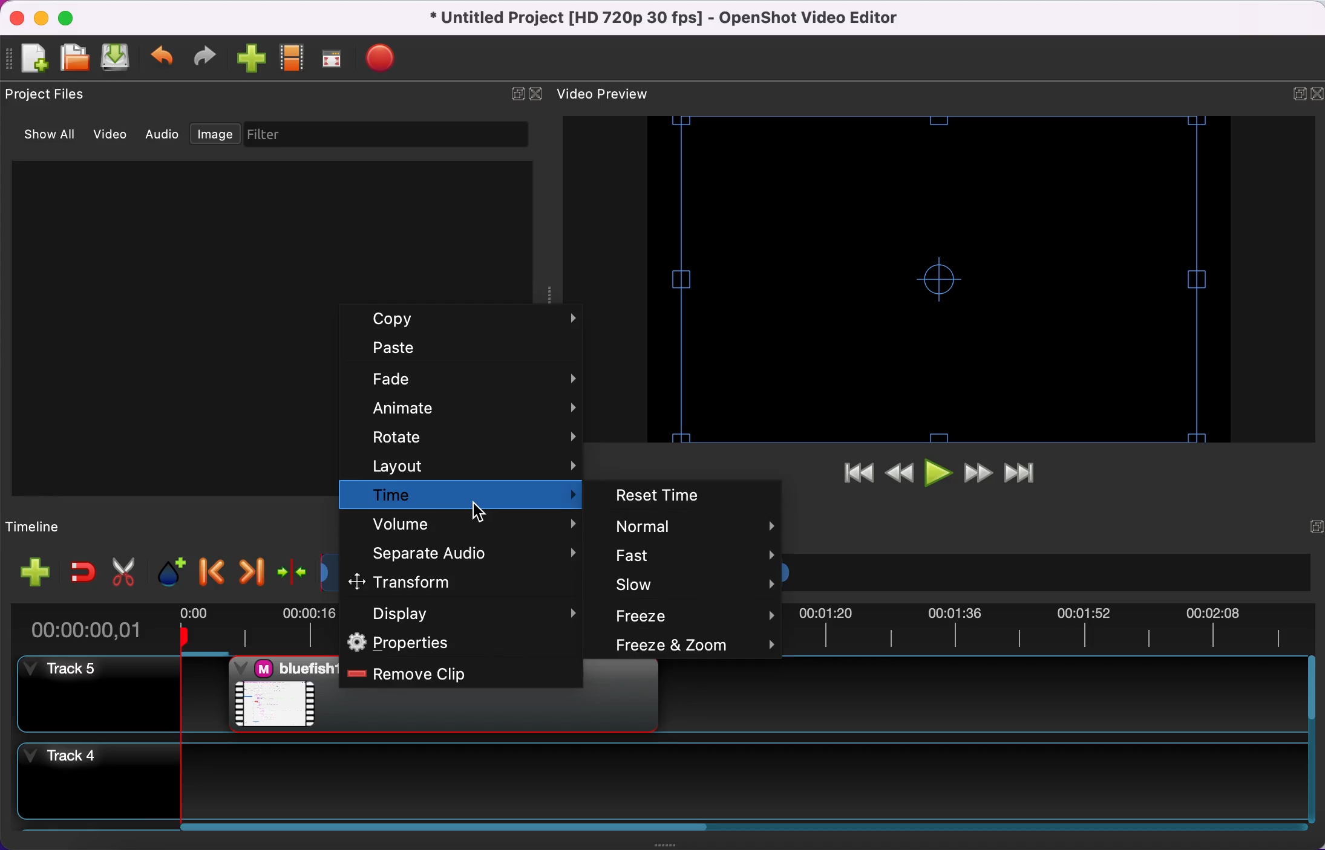 The image size is (1325, 850). Describe the element at coordinates (99, 693) in the screenshot. I see `track 5` at that location.